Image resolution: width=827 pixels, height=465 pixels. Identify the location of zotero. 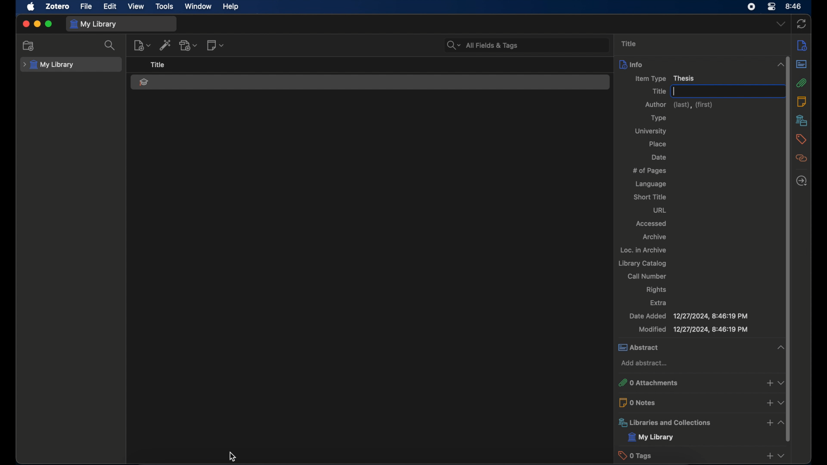
(58, 6).